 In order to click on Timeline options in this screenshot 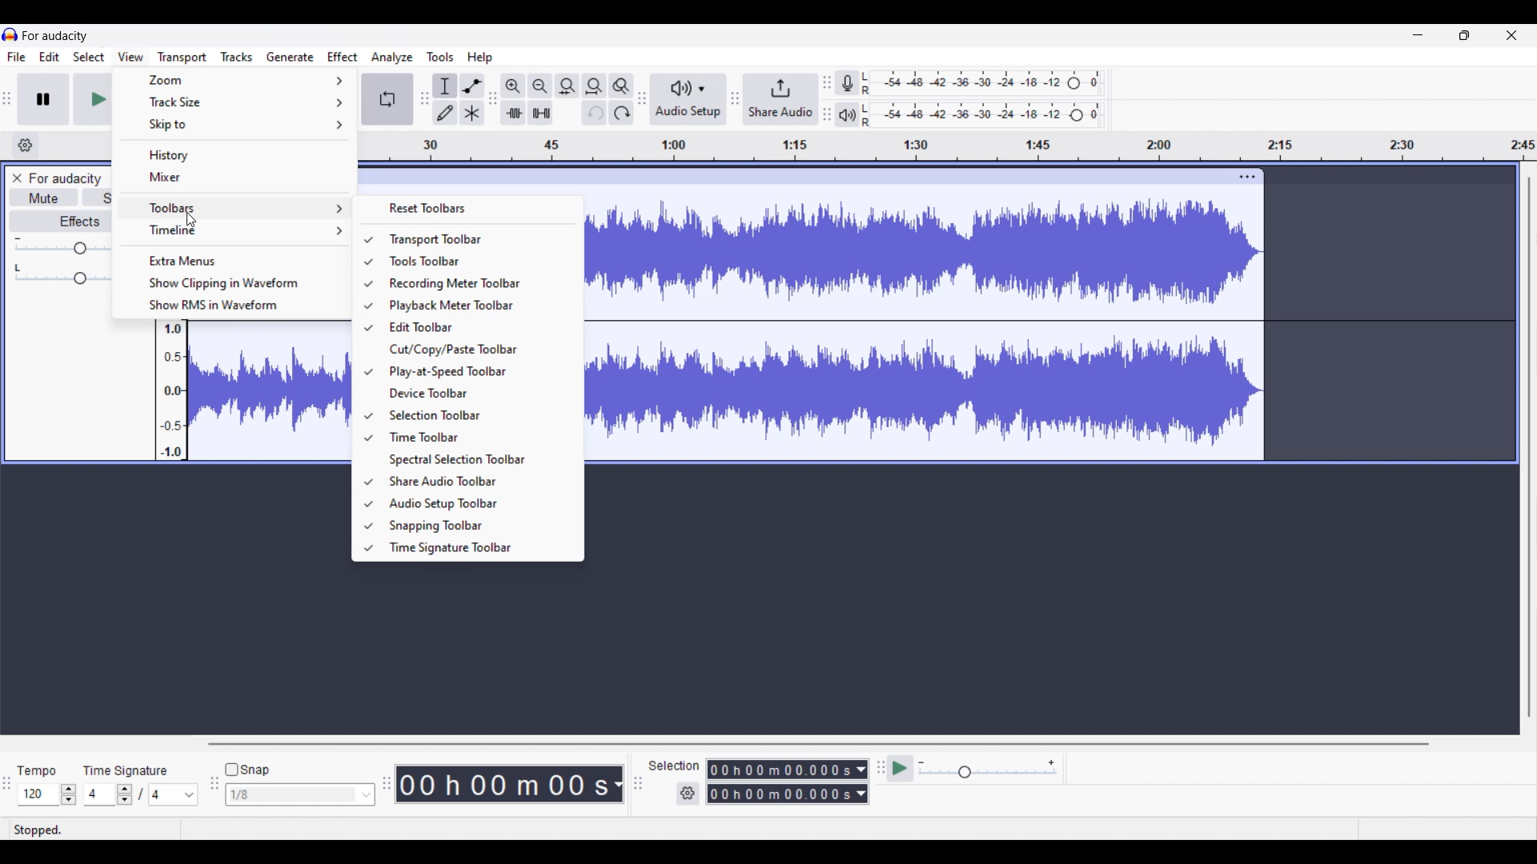, I will do `click(26, 145)`.